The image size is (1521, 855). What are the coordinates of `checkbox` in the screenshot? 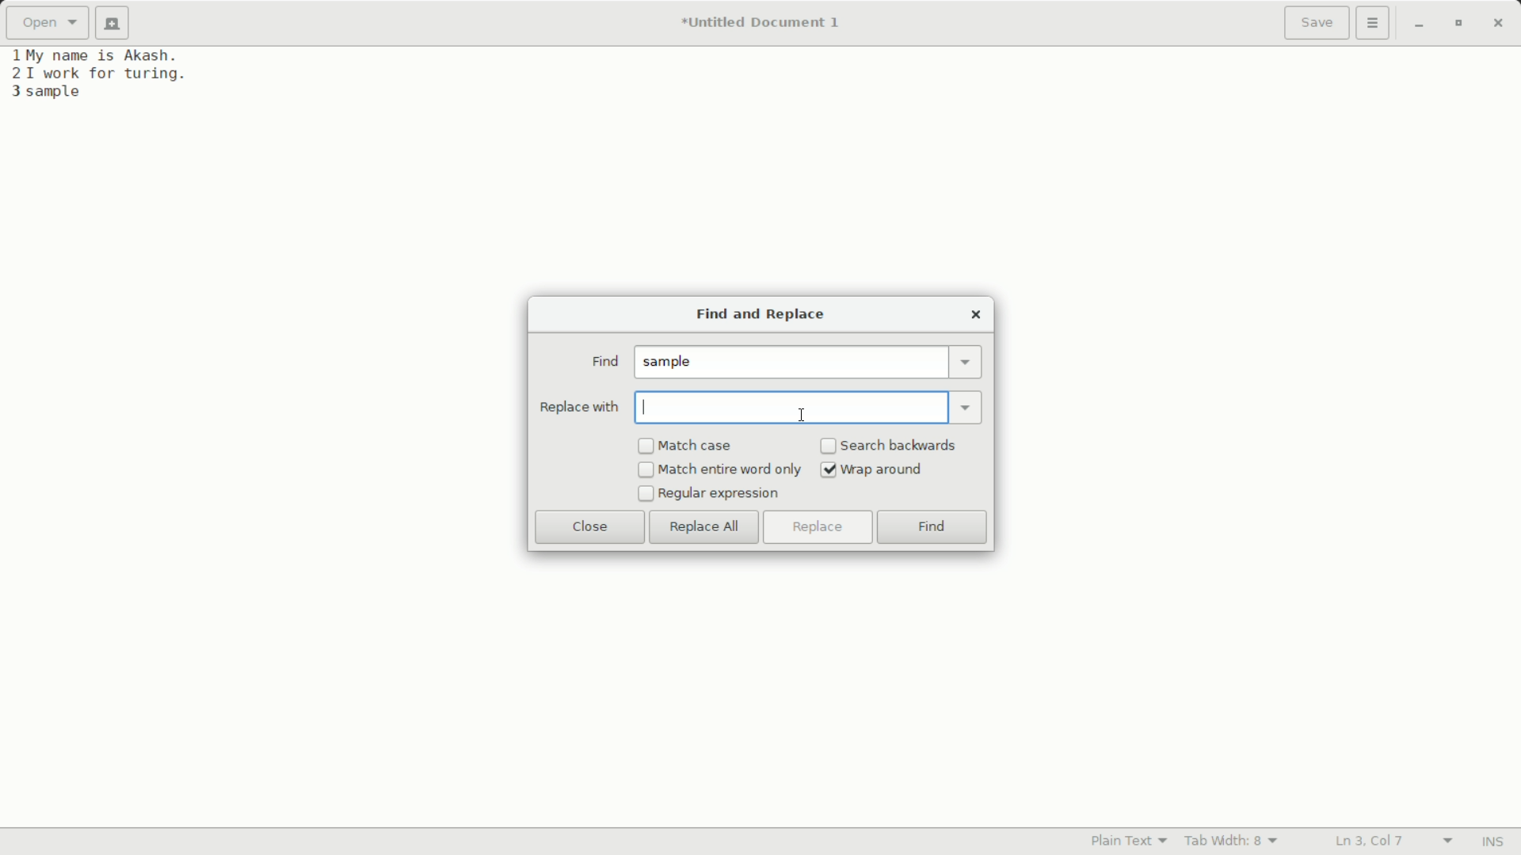 It's located at (829, 447).